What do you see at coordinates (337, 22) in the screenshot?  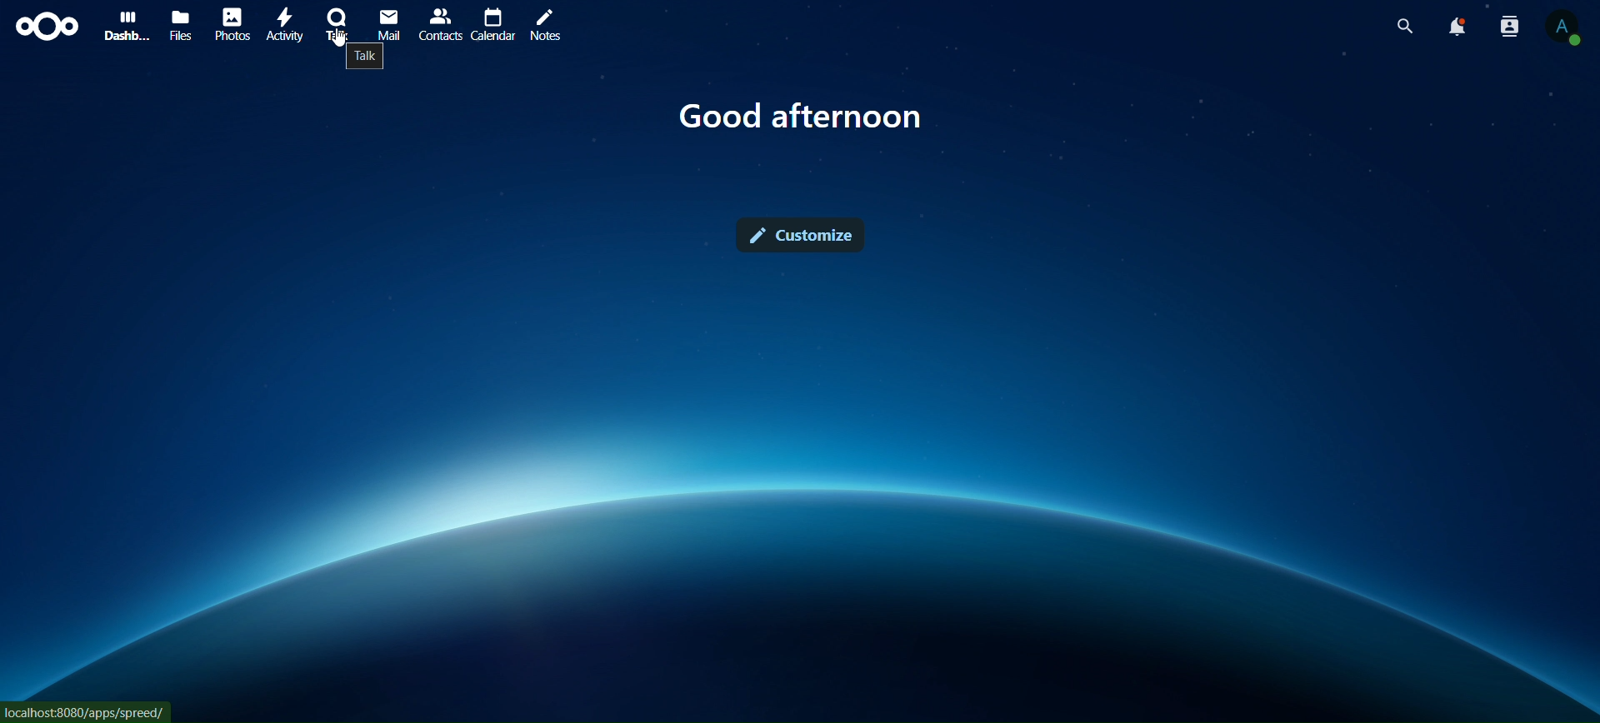 I see `talk` at bounding box center [337, 22].